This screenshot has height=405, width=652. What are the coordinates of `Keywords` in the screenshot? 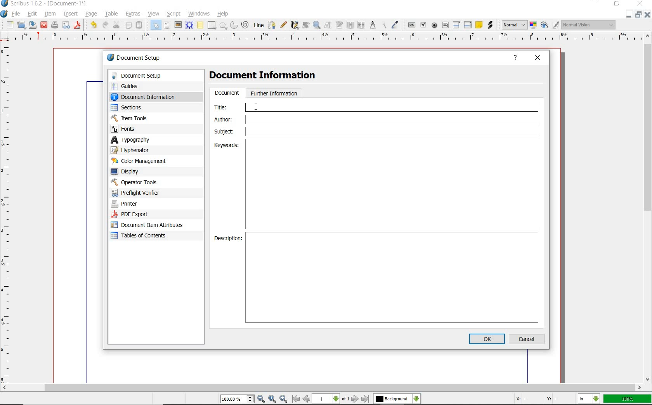 It's located at (394, 183).